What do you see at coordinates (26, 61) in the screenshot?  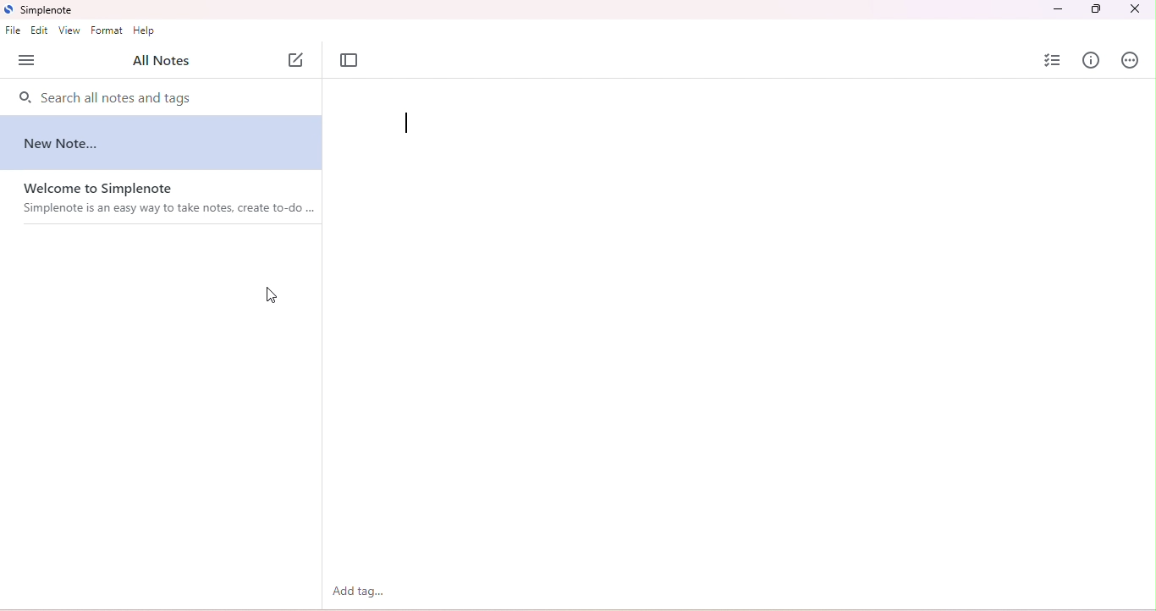 I see `open side bar` at bounding box center [26, 61].